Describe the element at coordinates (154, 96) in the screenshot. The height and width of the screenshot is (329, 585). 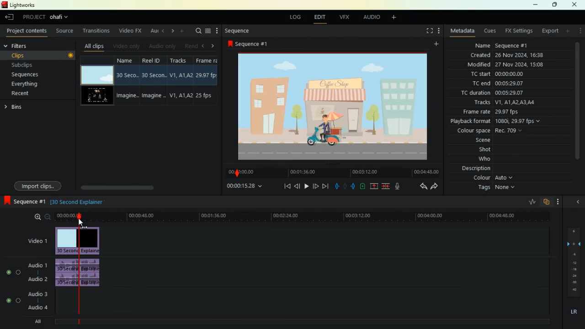
I see `imagine..` at that location.